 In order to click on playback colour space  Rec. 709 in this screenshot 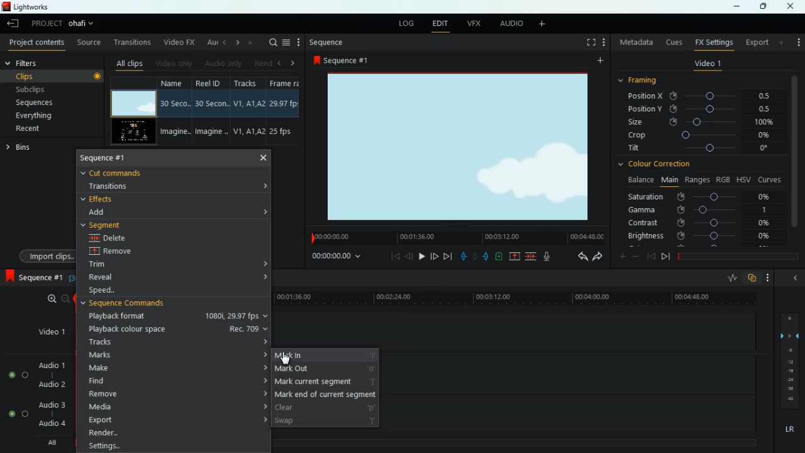, I will do `click(179, 329)`.